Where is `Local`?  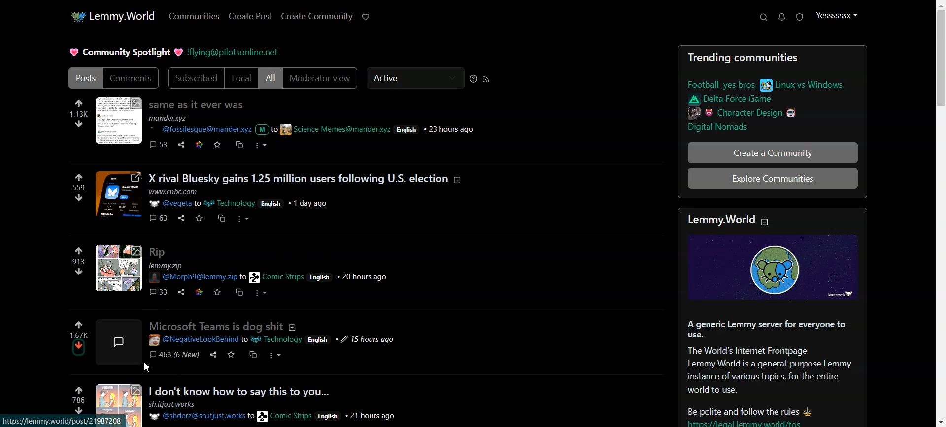 Local is located at coordinates (241, 78).